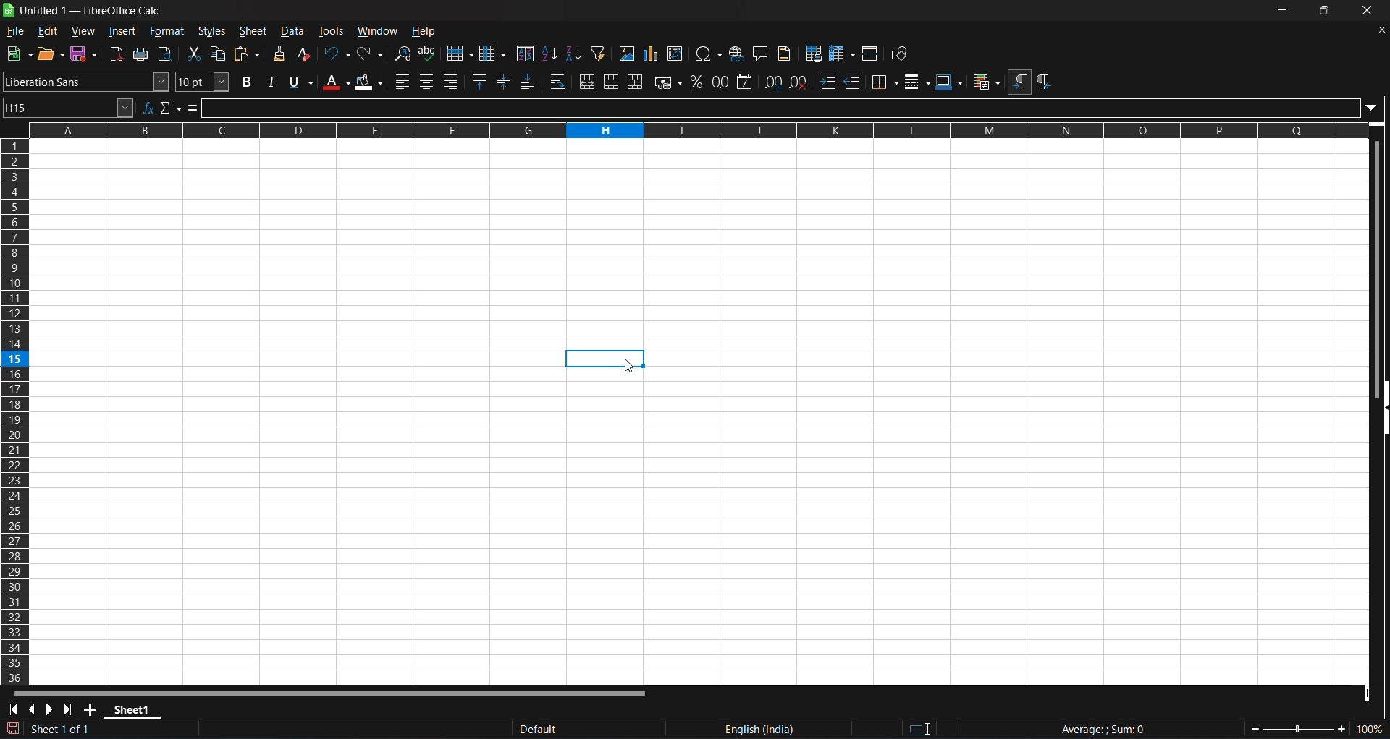 The height and width of the screenshot is (739, 1390). Describe the element at coordinates (762, 728) in the screenshot. I see `text language` at that location.